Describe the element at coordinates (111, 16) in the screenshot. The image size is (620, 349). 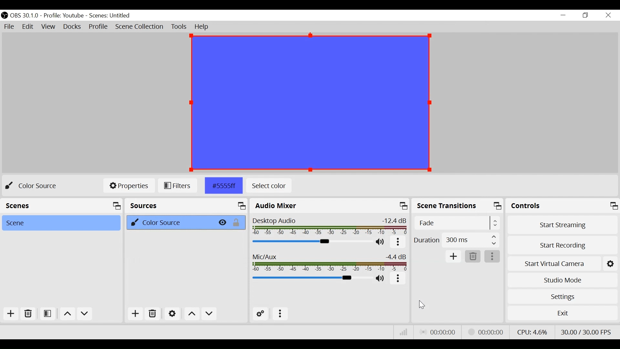
I see `Scenes` at that location.